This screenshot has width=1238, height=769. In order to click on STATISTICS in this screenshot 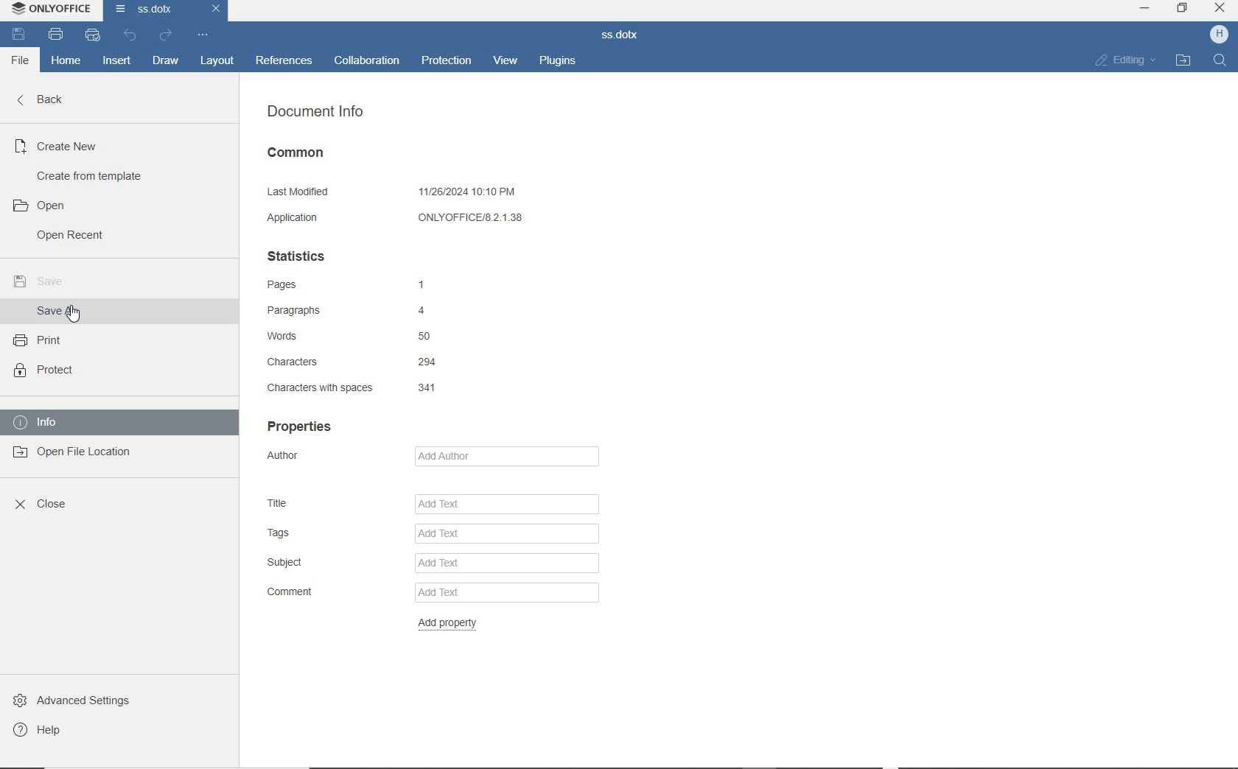, I will do `click(309, 256)`.